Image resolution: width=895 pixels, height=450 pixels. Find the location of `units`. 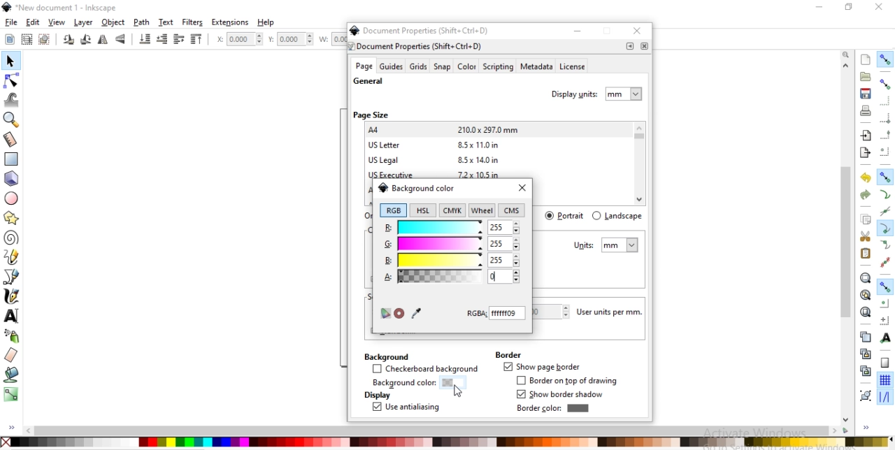

units is located at coordinates (606, 245).